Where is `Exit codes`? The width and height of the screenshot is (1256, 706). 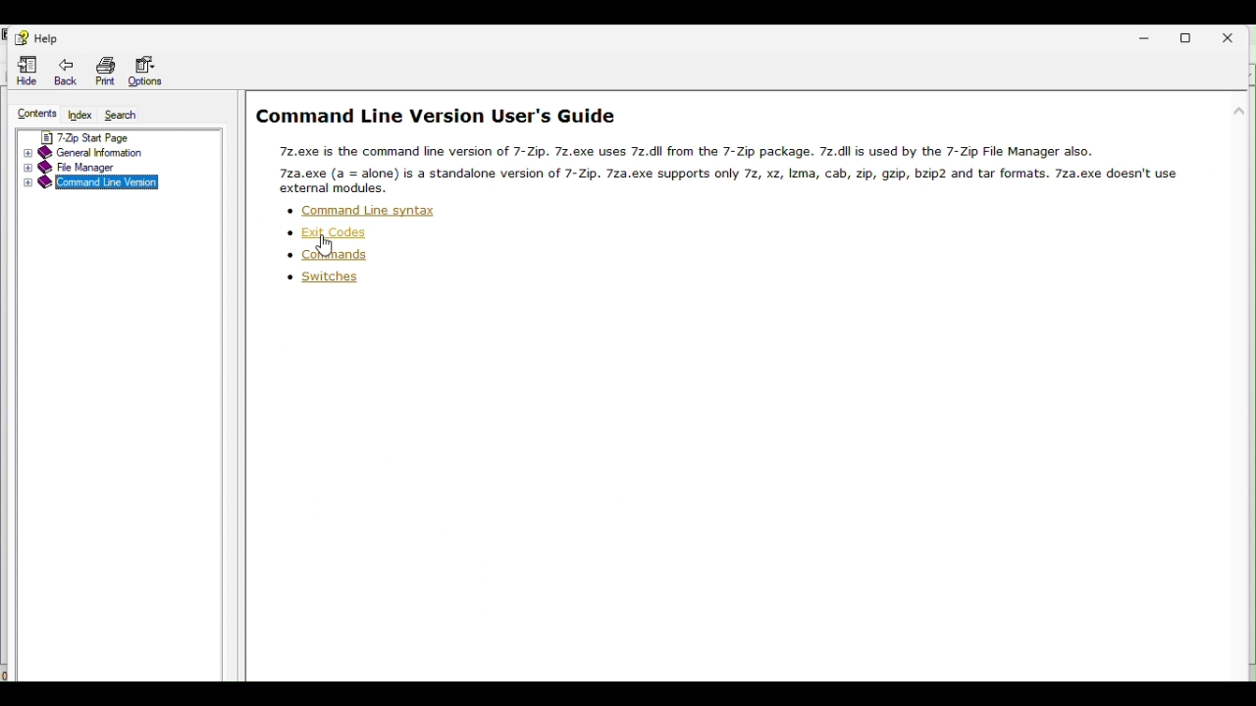 Exit codes is located at coordinates (340, 233).